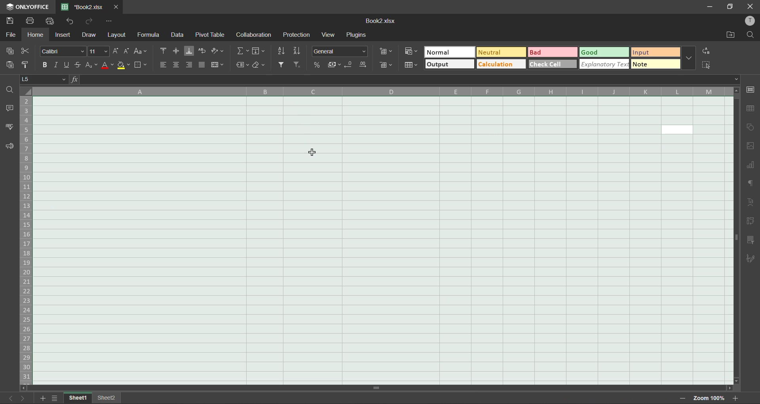 Image resolution: width=760 pixels, height=404 pixels. Describe the element at coordinates (67, 65) in the screenshot. I see `underline` at that location.